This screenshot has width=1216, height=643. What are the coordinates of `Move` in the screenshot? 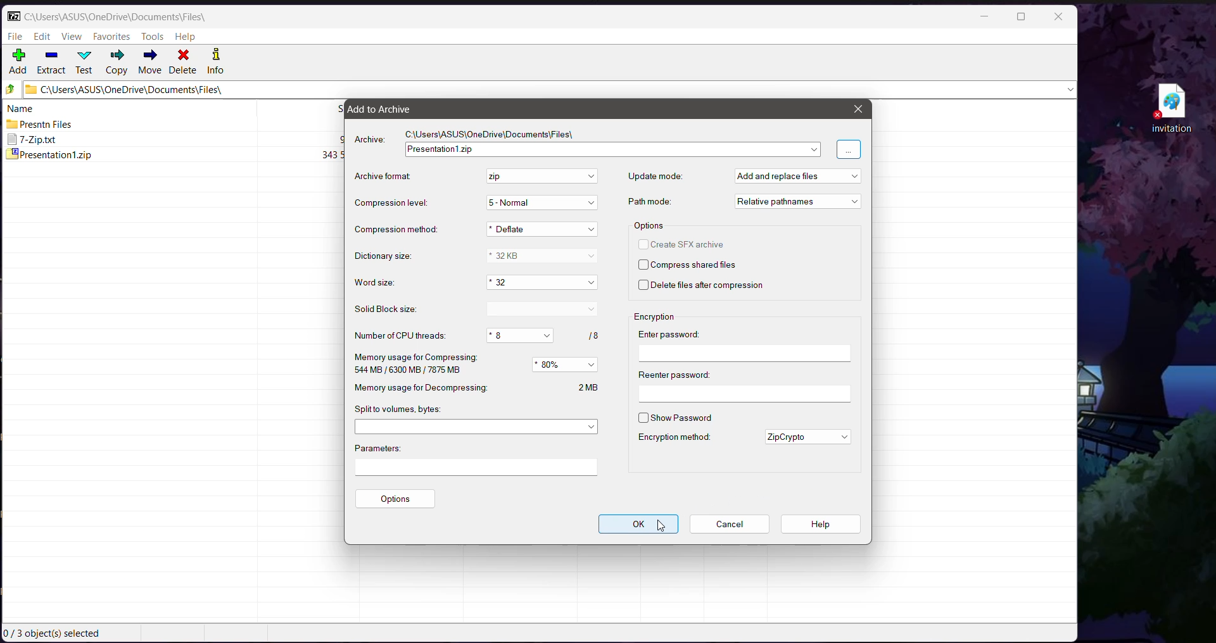 It's located at (149, 62).